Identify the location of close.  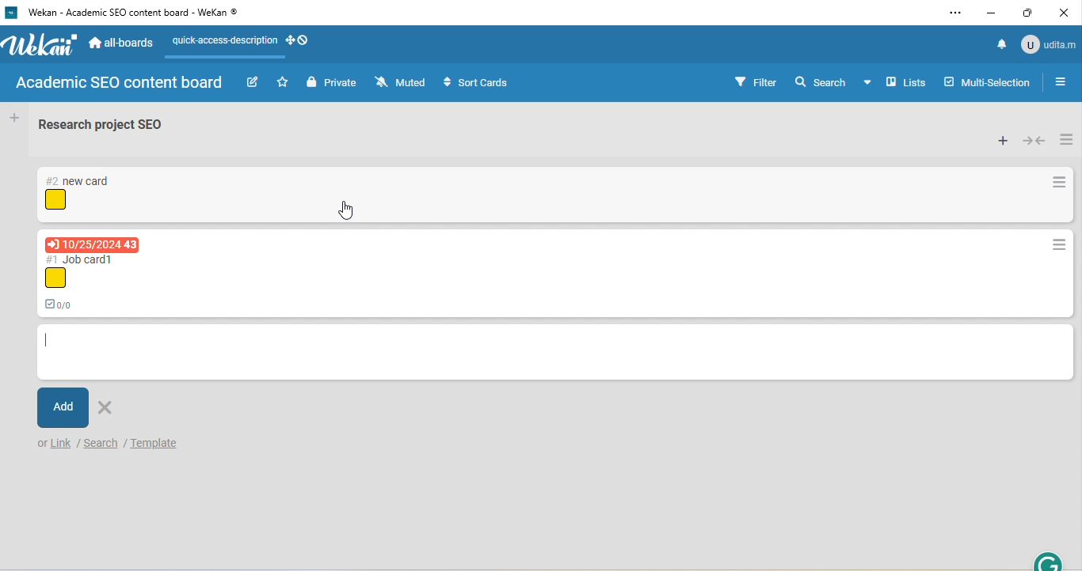
(1066, 11).